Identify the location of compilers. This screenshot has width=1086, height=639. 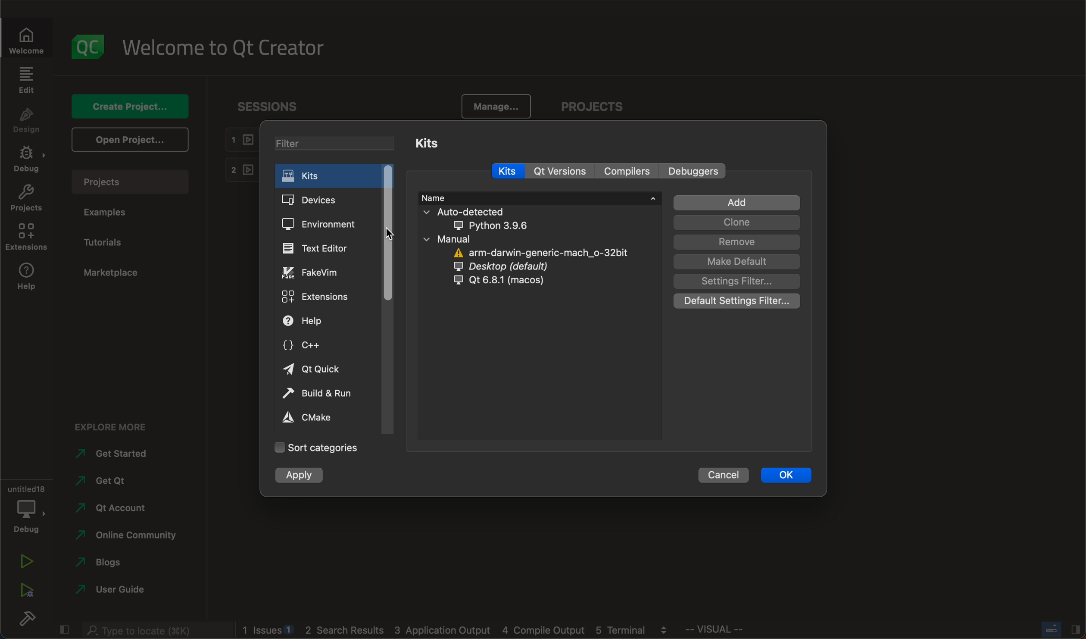
(627, 170).